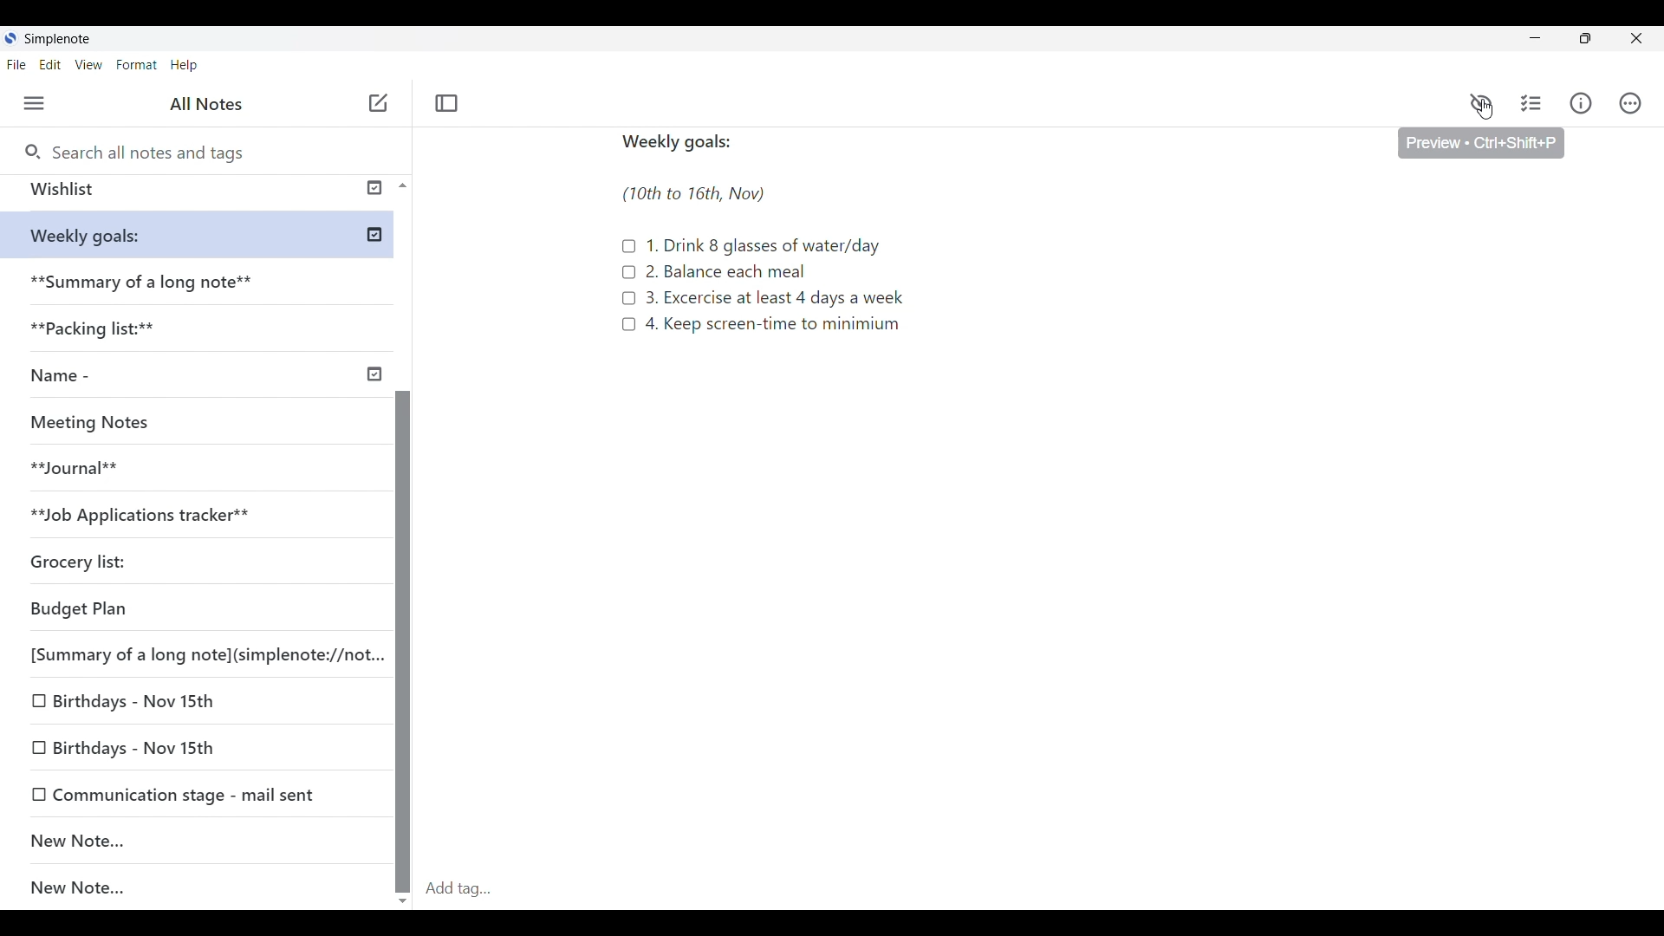 The image size is (1664, 936). What do you see at coordinates (83, 465) in the screenshot?
I see `**Journal**` at bounding box center [83, 465].